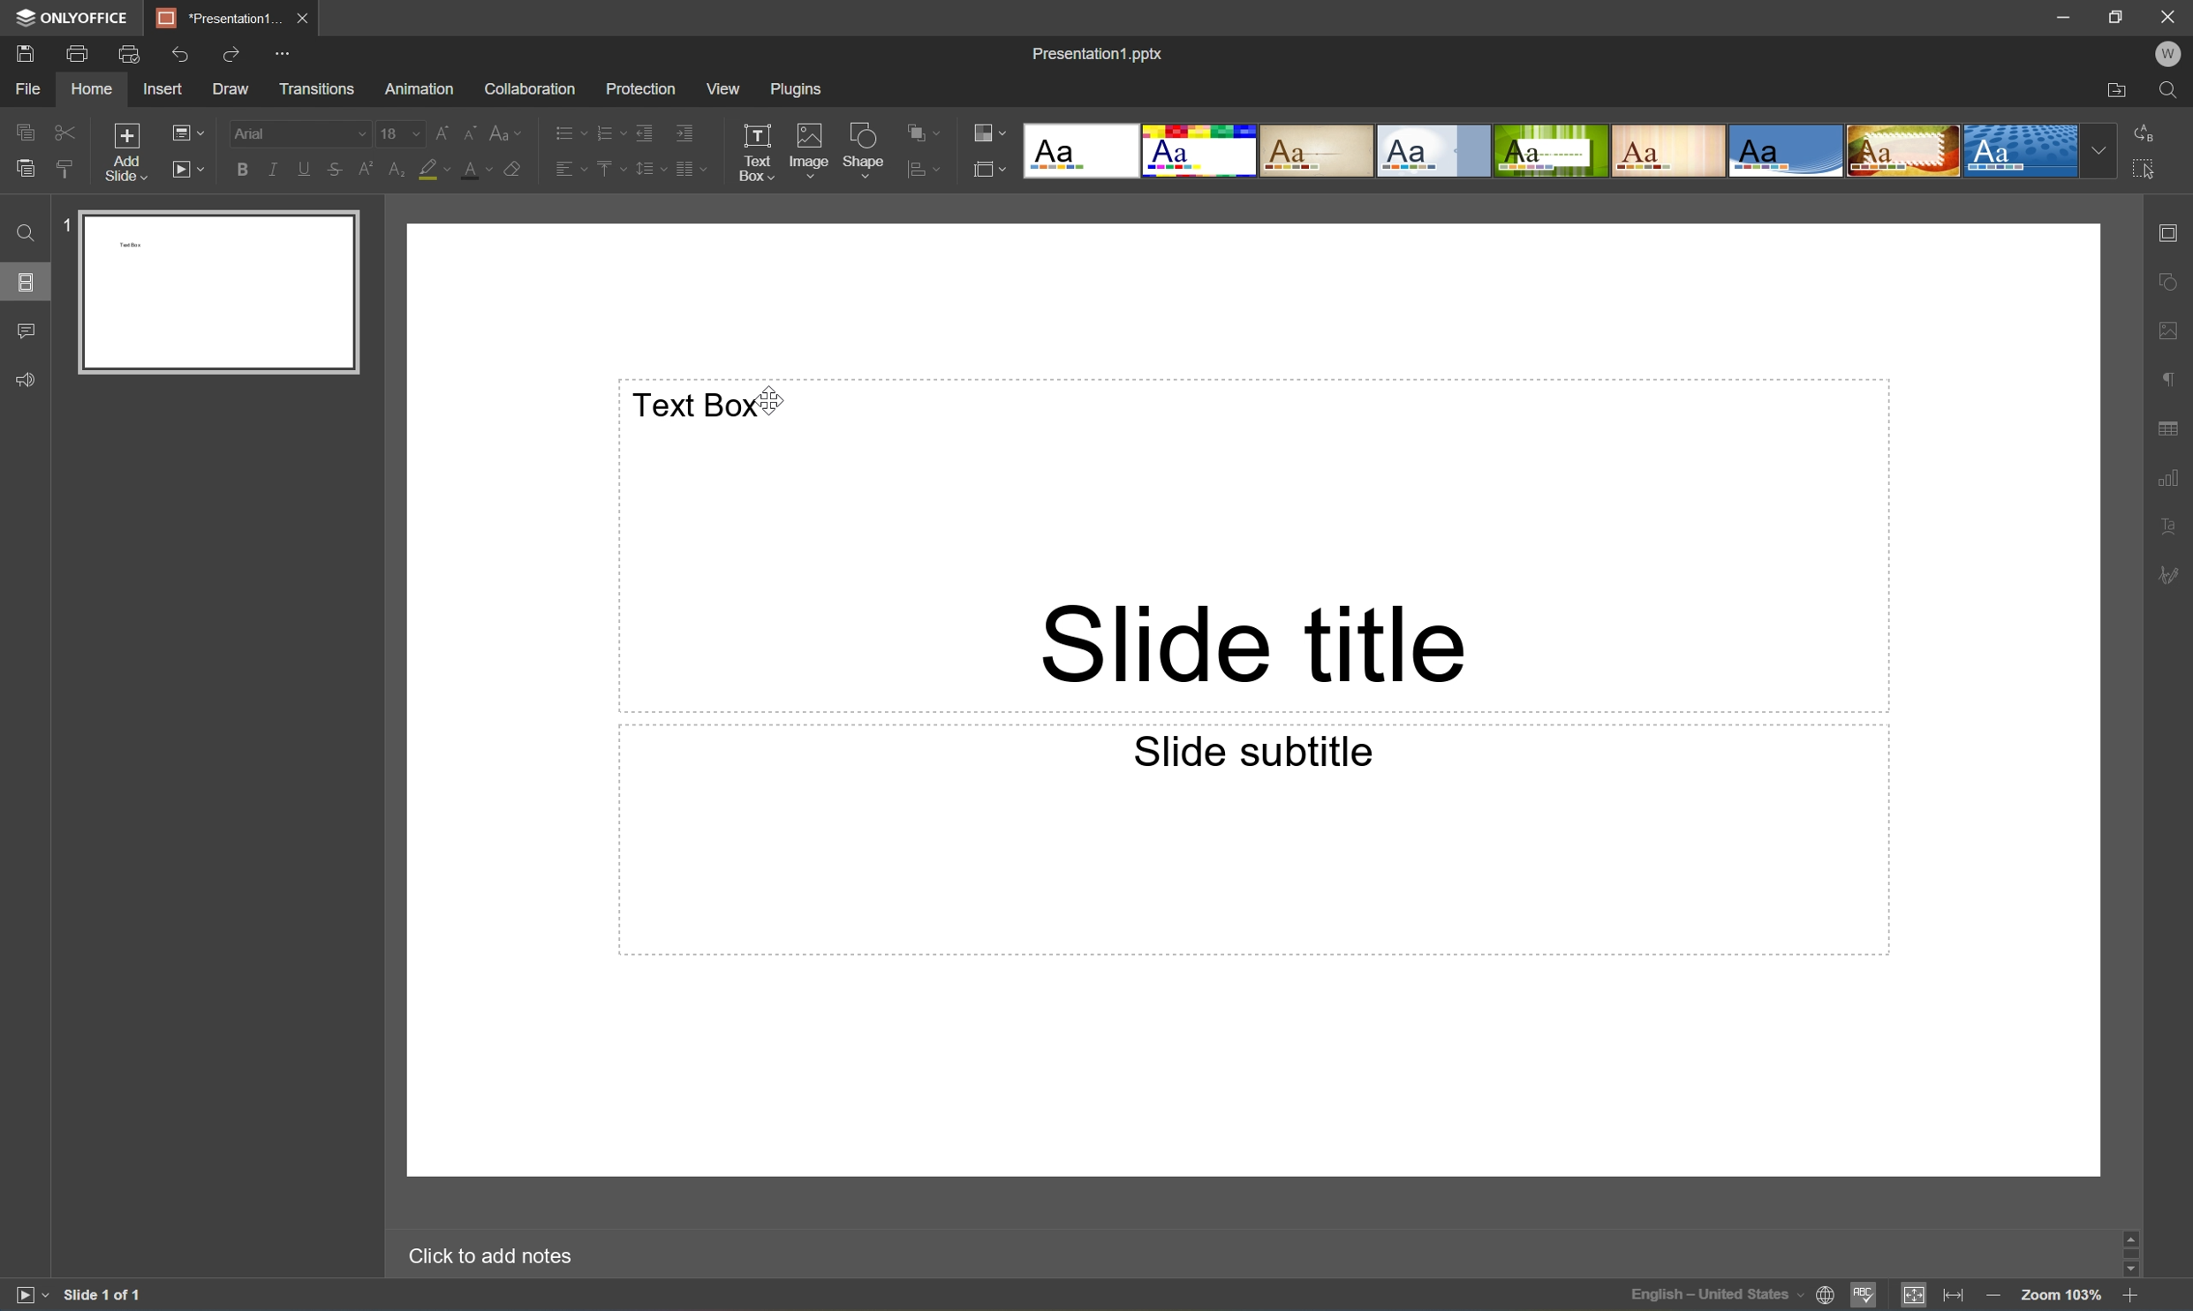 The image size is (2193, 1311). Describe the element at coordinates (303, 18) in the screenshot. I see `Close` at that location.